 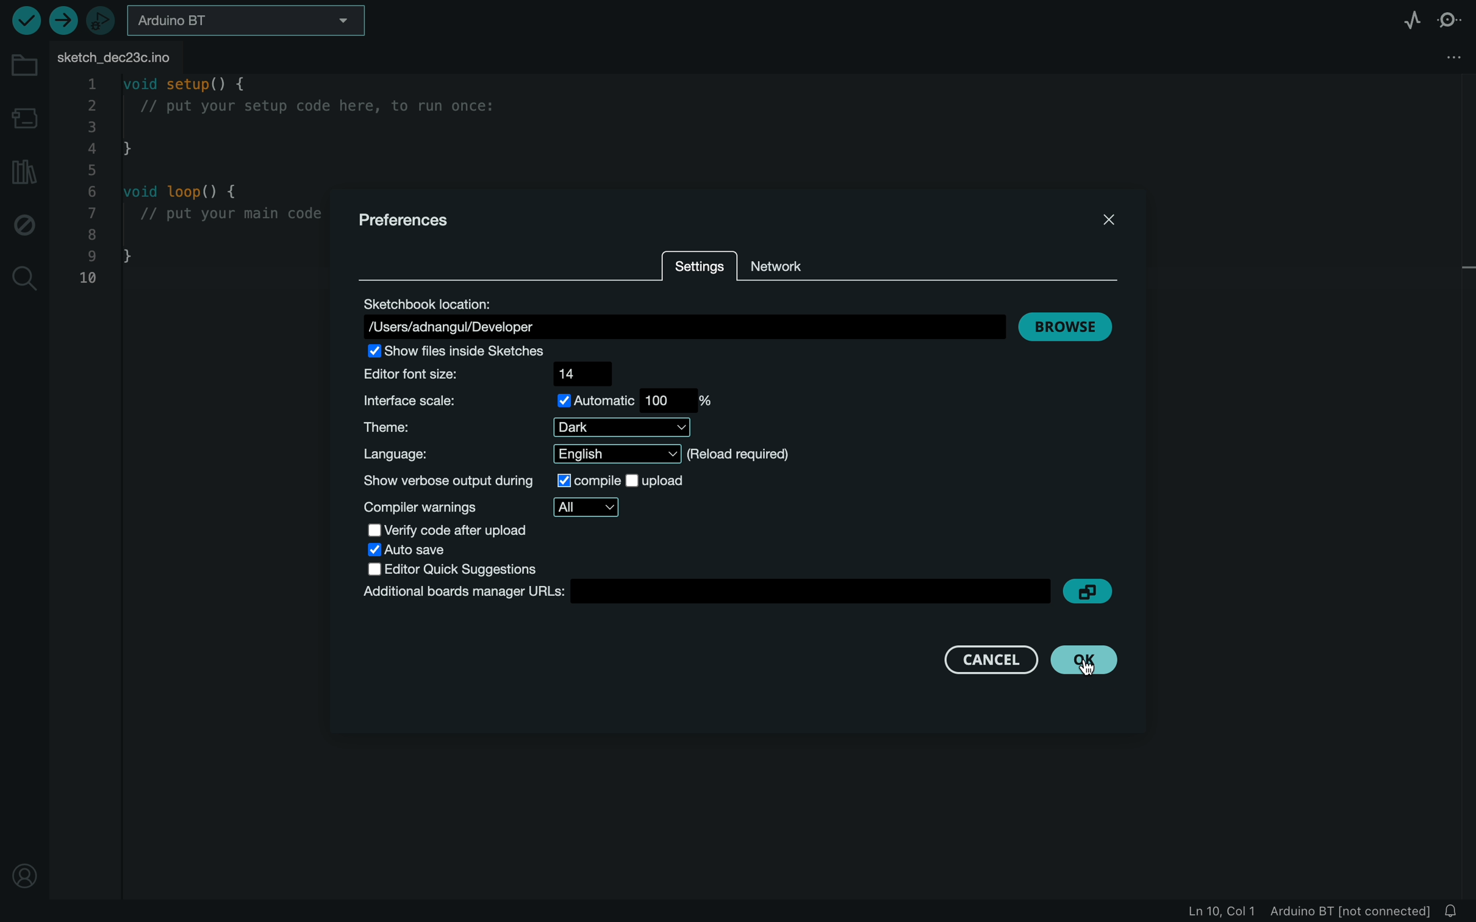 I want to click on verify code, so click(x=447, y=529).